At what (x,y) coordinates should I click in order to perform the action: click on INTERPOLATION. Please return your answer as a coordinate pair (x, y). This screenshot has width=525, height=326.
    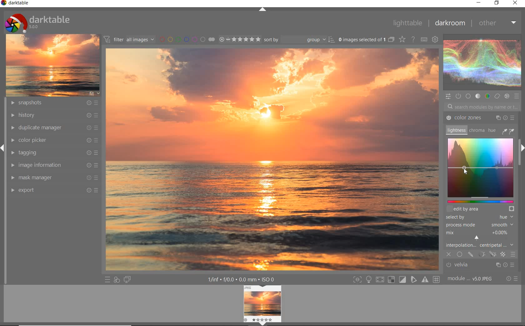
    Looking at the image, I should click on (481, 239).